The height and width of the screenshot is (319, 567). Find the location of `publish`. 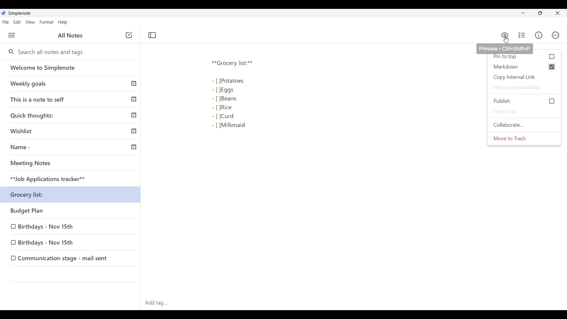

publish is located at coordinates (525, 101).